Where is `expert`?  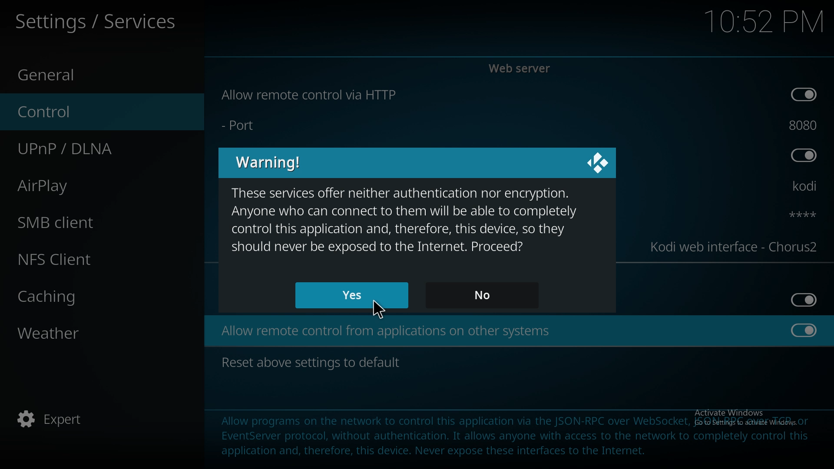
expert is located at coordinates (89, 417).